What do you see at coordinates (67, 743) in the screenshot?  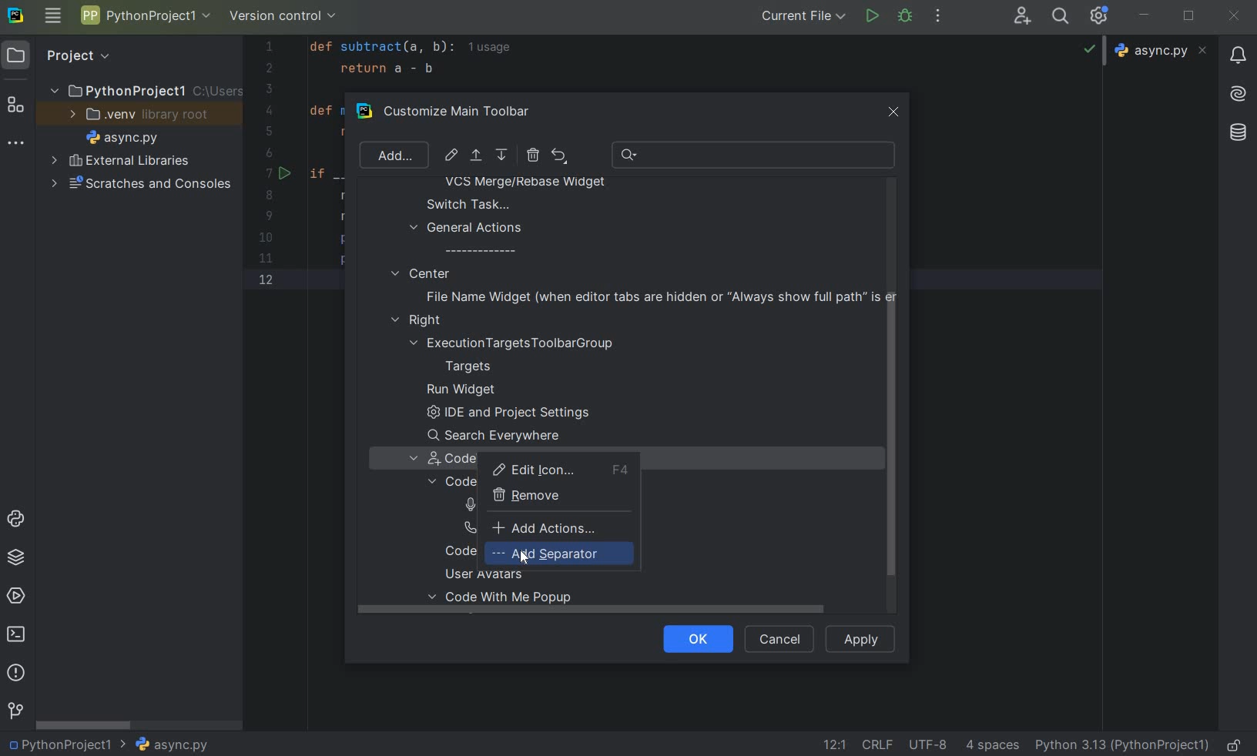 I see `PROJECT NAME` at bounding box center [67, 743].